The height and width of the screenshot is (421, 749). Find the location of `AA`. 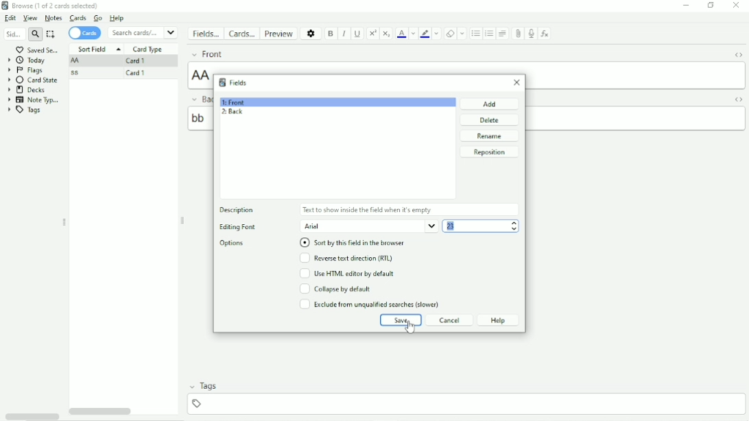

AA is located at coordinates (77, 61).